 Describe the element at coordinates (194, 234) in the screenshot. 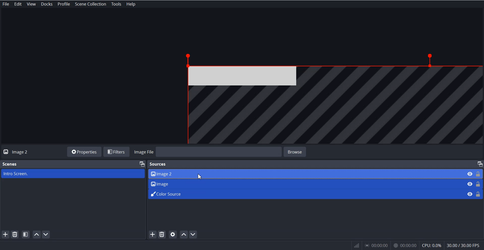

I see `Move Scene down` at that location.